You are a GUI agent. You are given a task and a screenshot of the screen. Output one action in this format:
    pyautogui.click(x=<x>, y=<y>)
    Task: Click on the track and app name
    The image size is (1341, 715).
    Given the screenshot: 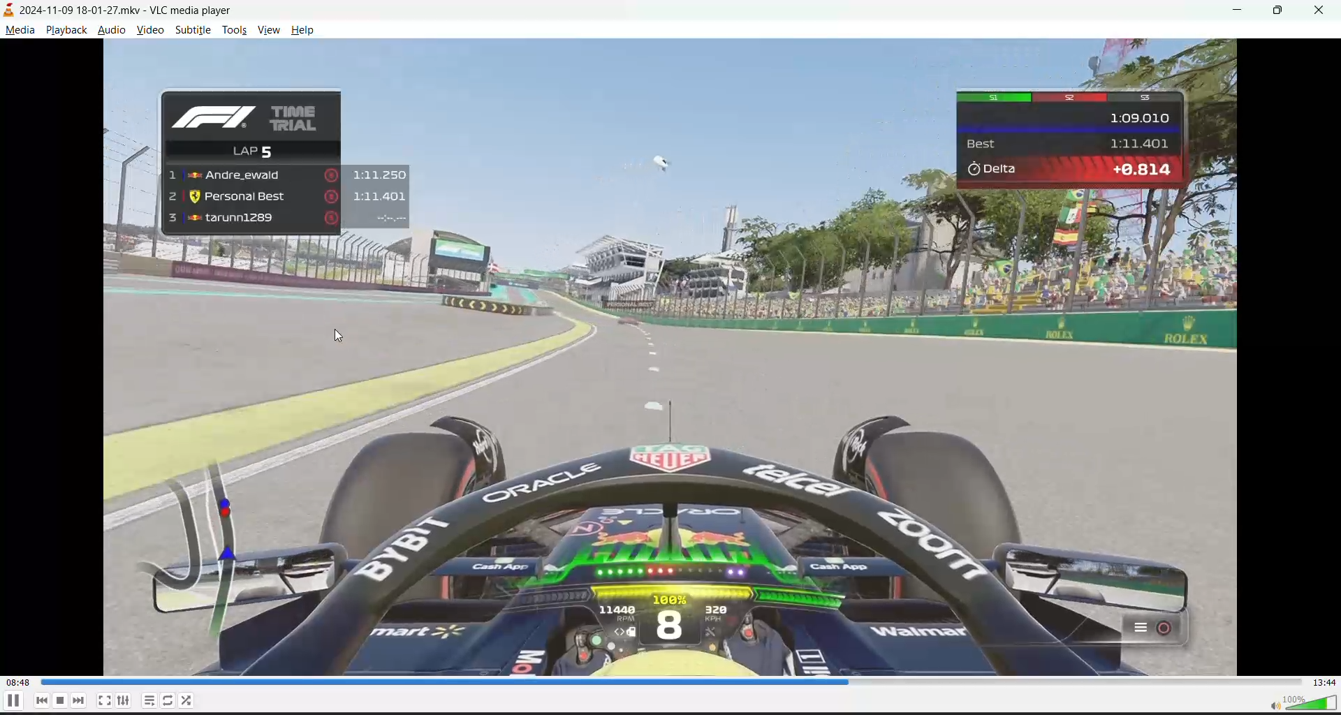 What is the action you would take?
    pyautogui.click(x=123, y=10)
    